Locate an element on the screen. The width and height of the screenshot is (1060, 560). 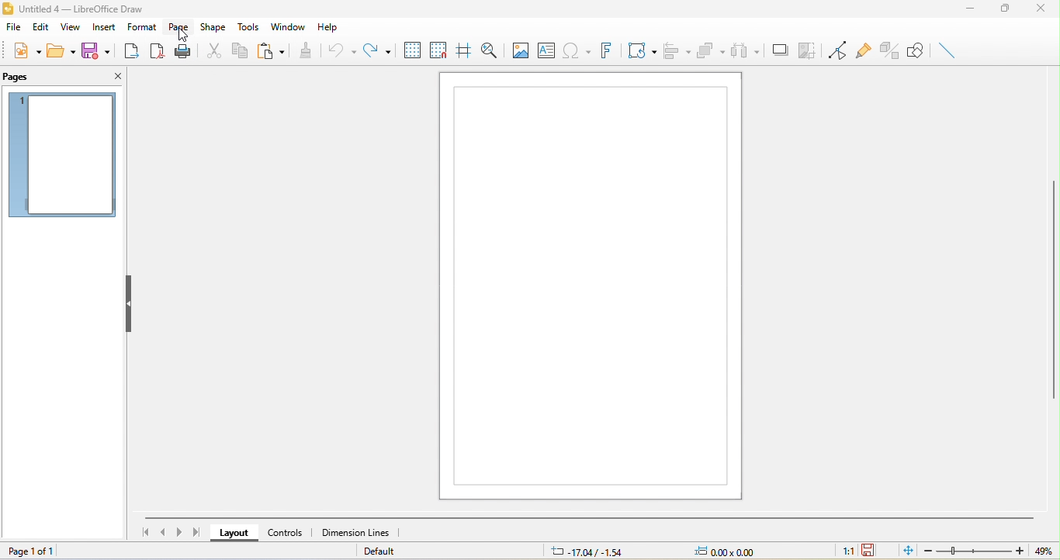
window is located at coordinates (287, 26).